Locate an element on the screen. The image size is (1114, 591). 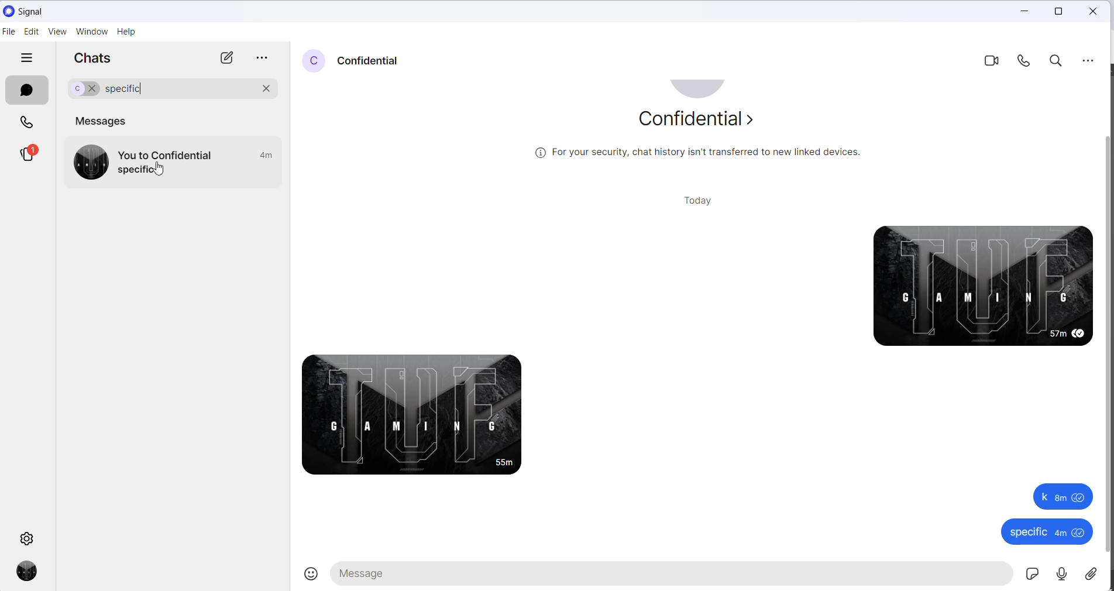
security related text is located at coordinates (704, 154).